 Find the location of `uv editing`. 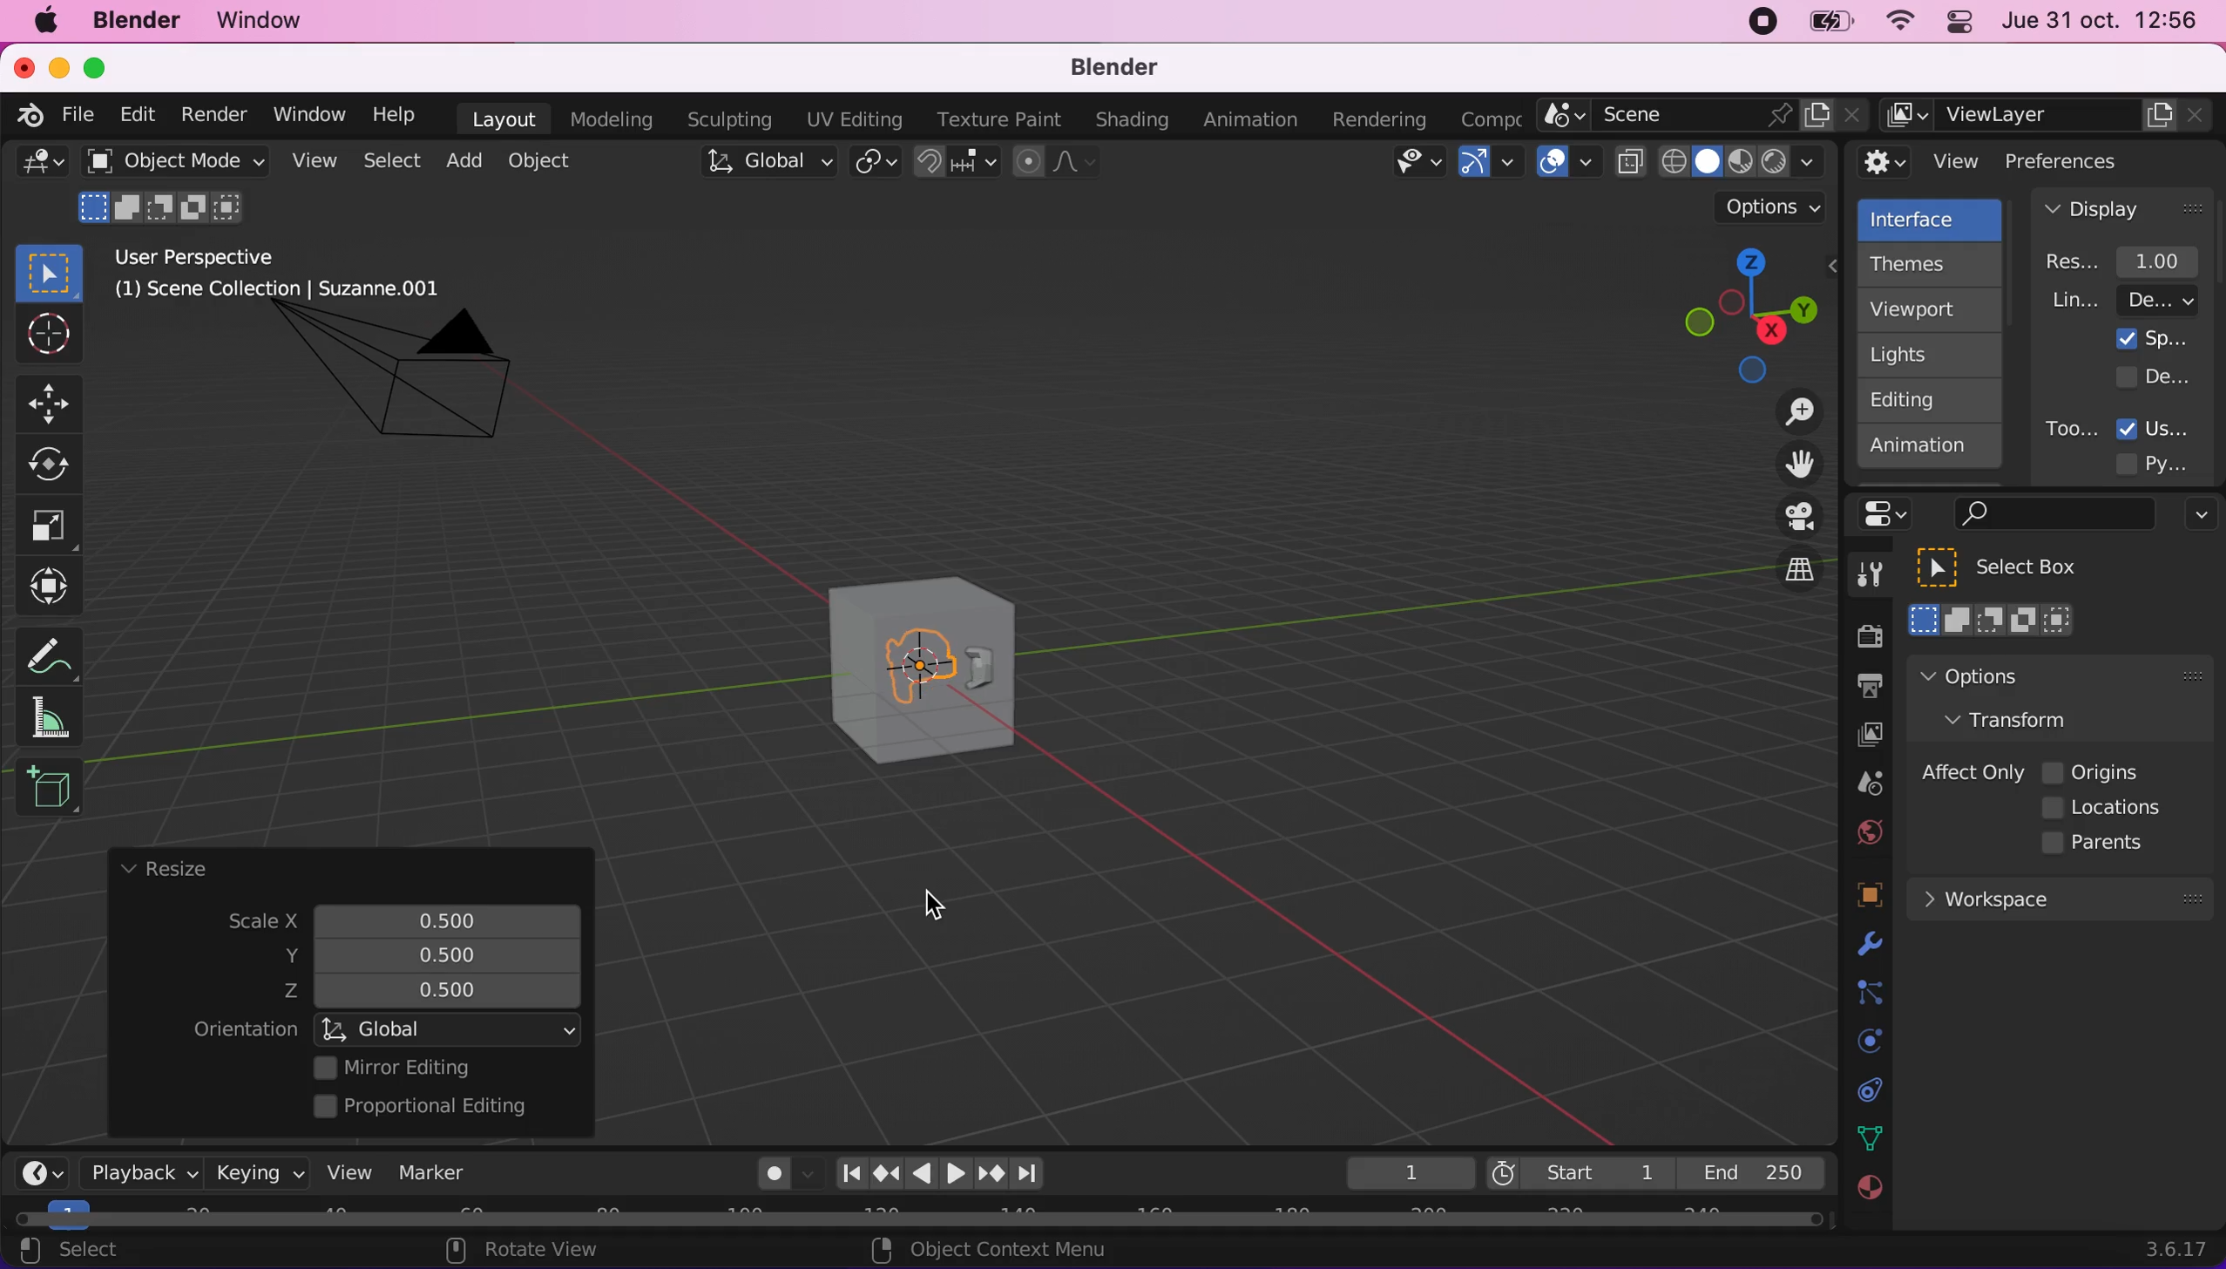

uv editing is located at coordinates (853, 119).